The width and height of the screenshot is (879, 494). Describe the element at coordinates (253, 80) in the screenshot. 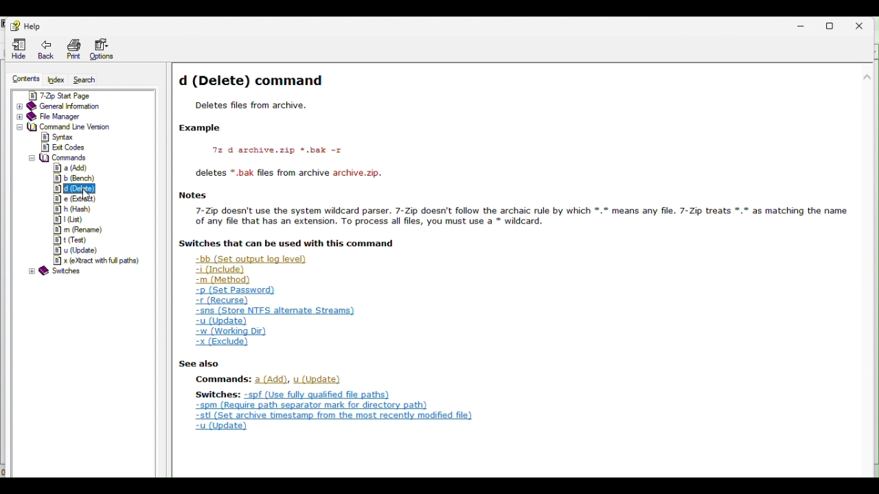

I see `d (Delete) command` at that location.